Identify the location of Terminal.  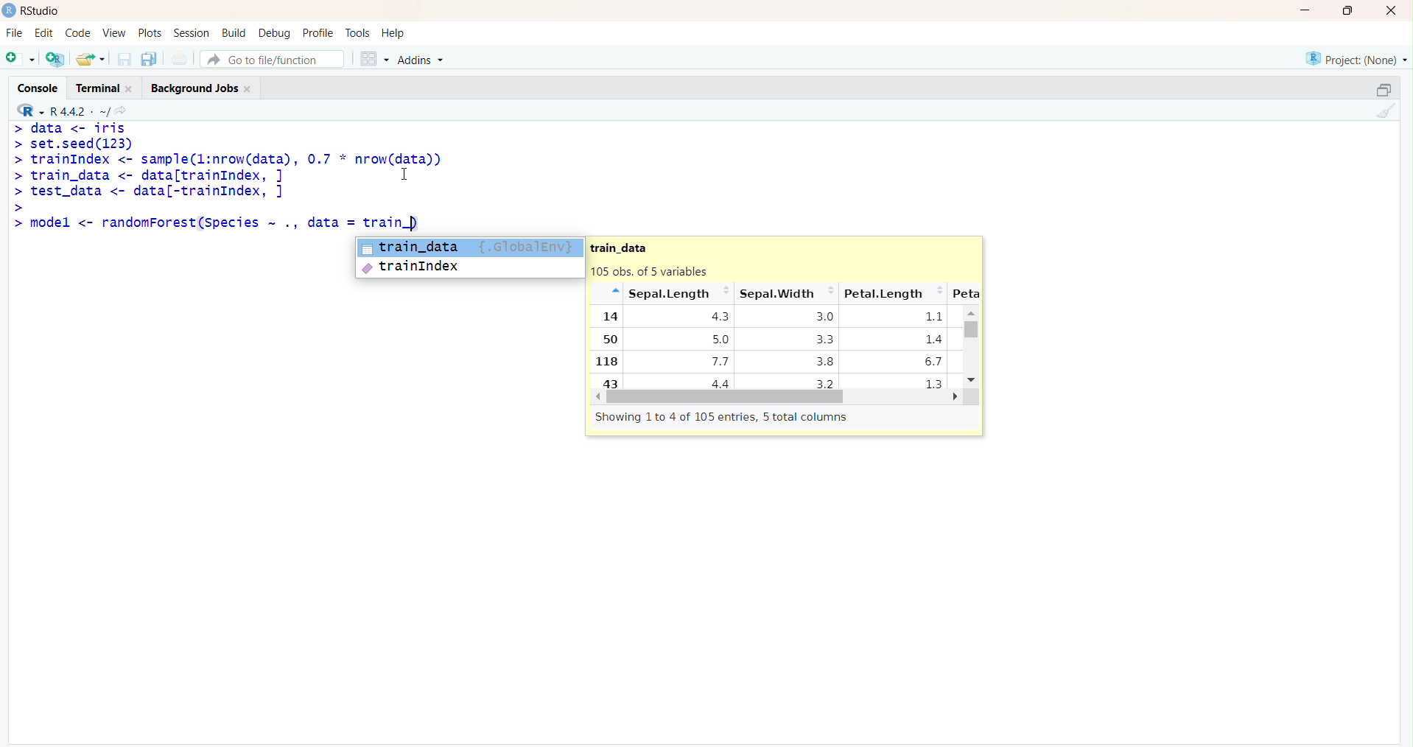
(103, 85).